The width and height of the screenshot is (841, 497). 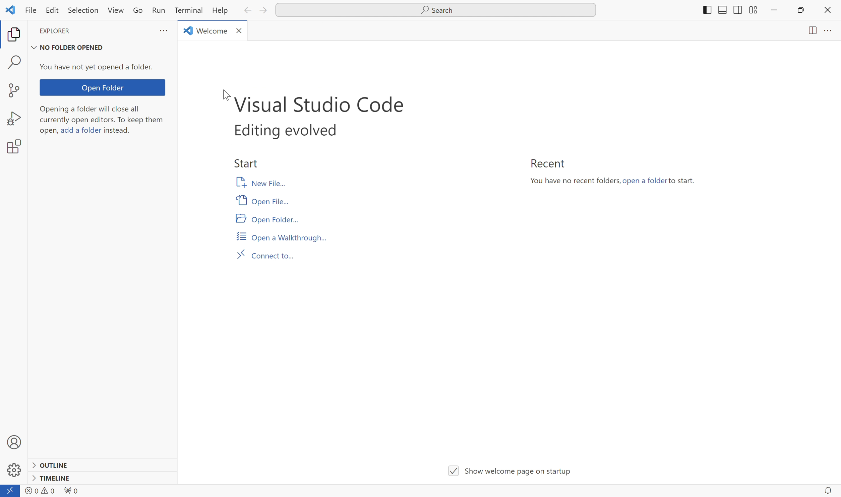 What do you see at coordinates (187, 10) in the screenshot?
I see `Terminal` at bounding box center [187, 10].